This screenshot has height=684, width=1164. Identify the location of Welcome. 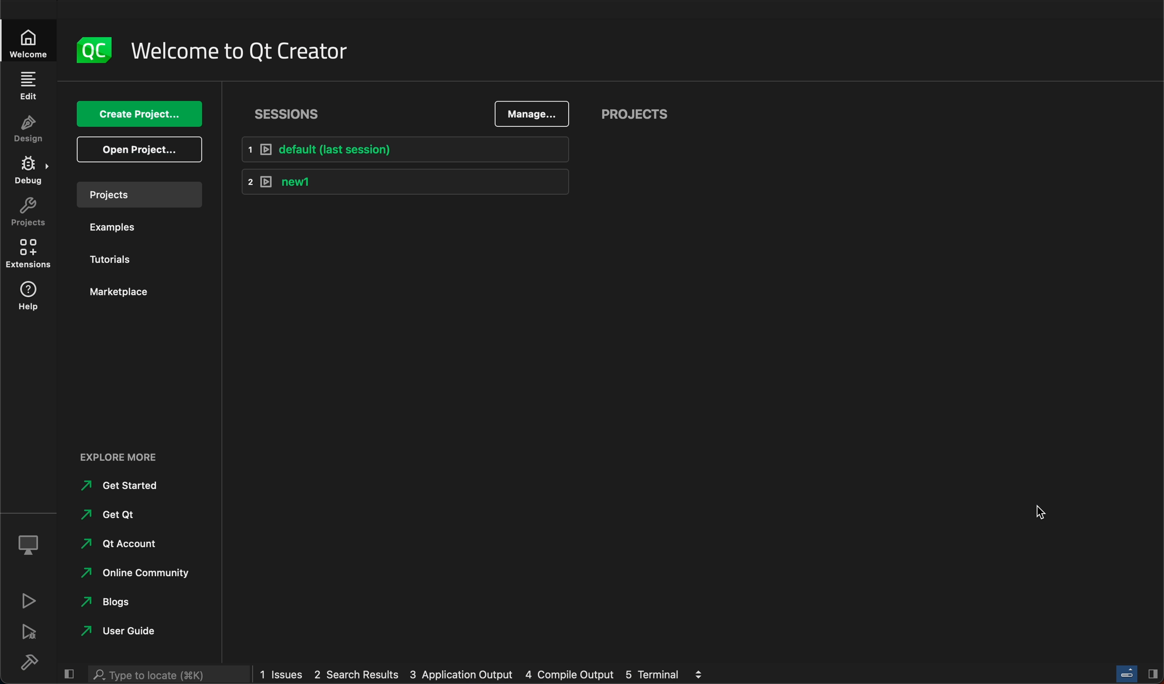
(34, 42).